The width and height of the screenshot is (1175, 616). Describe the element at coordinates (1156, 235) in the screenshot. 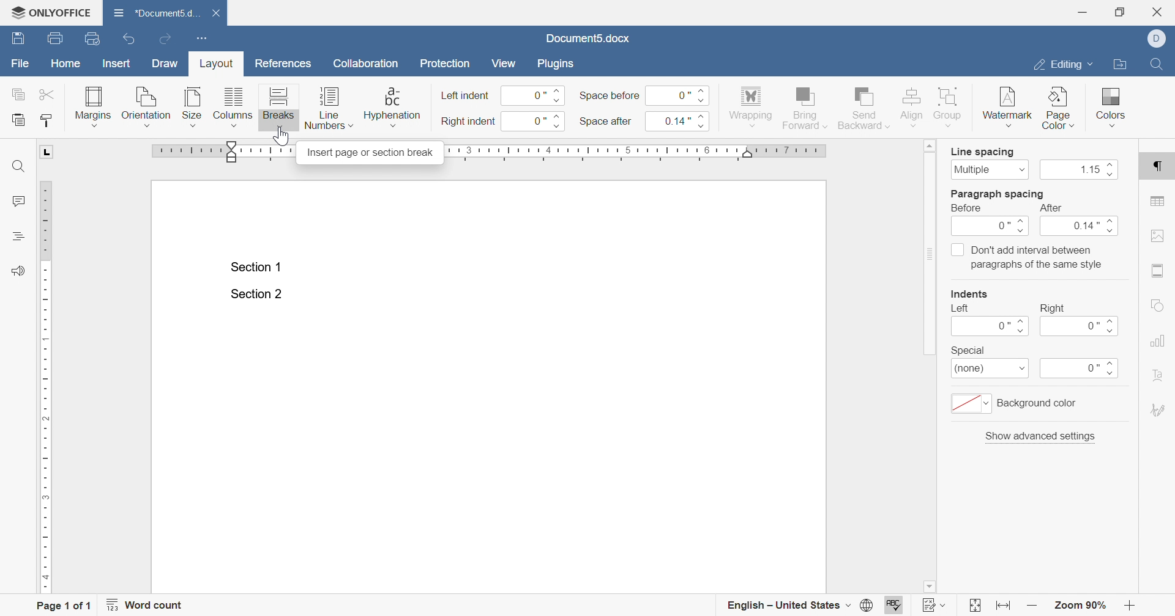

I see `image settings` at that location.